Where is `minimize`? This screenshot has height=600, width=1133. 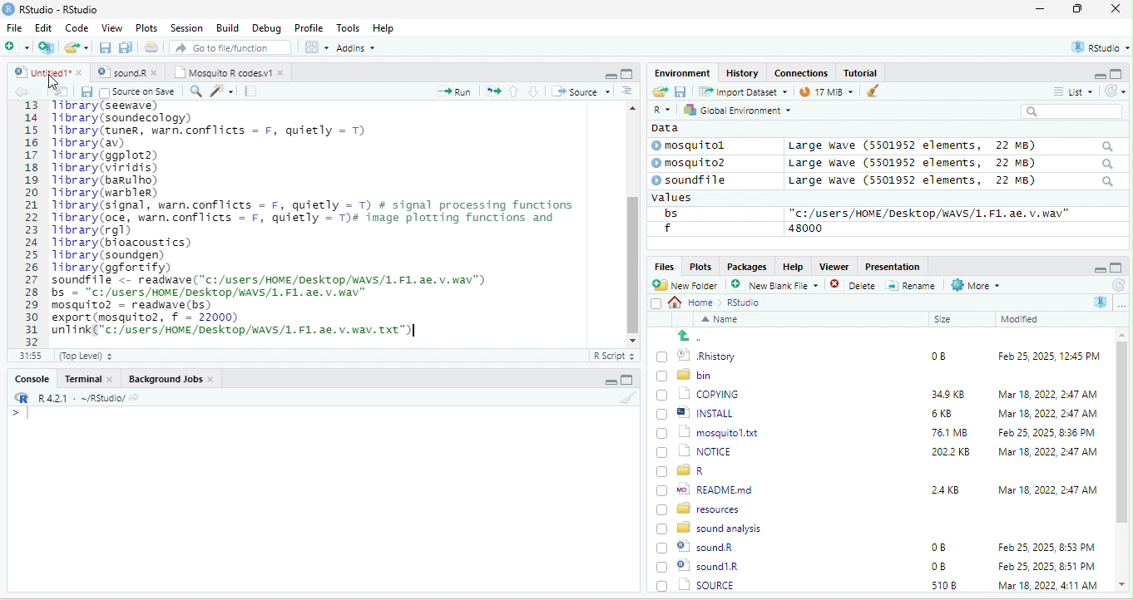
minimize is located at coordinates (1098, 268).